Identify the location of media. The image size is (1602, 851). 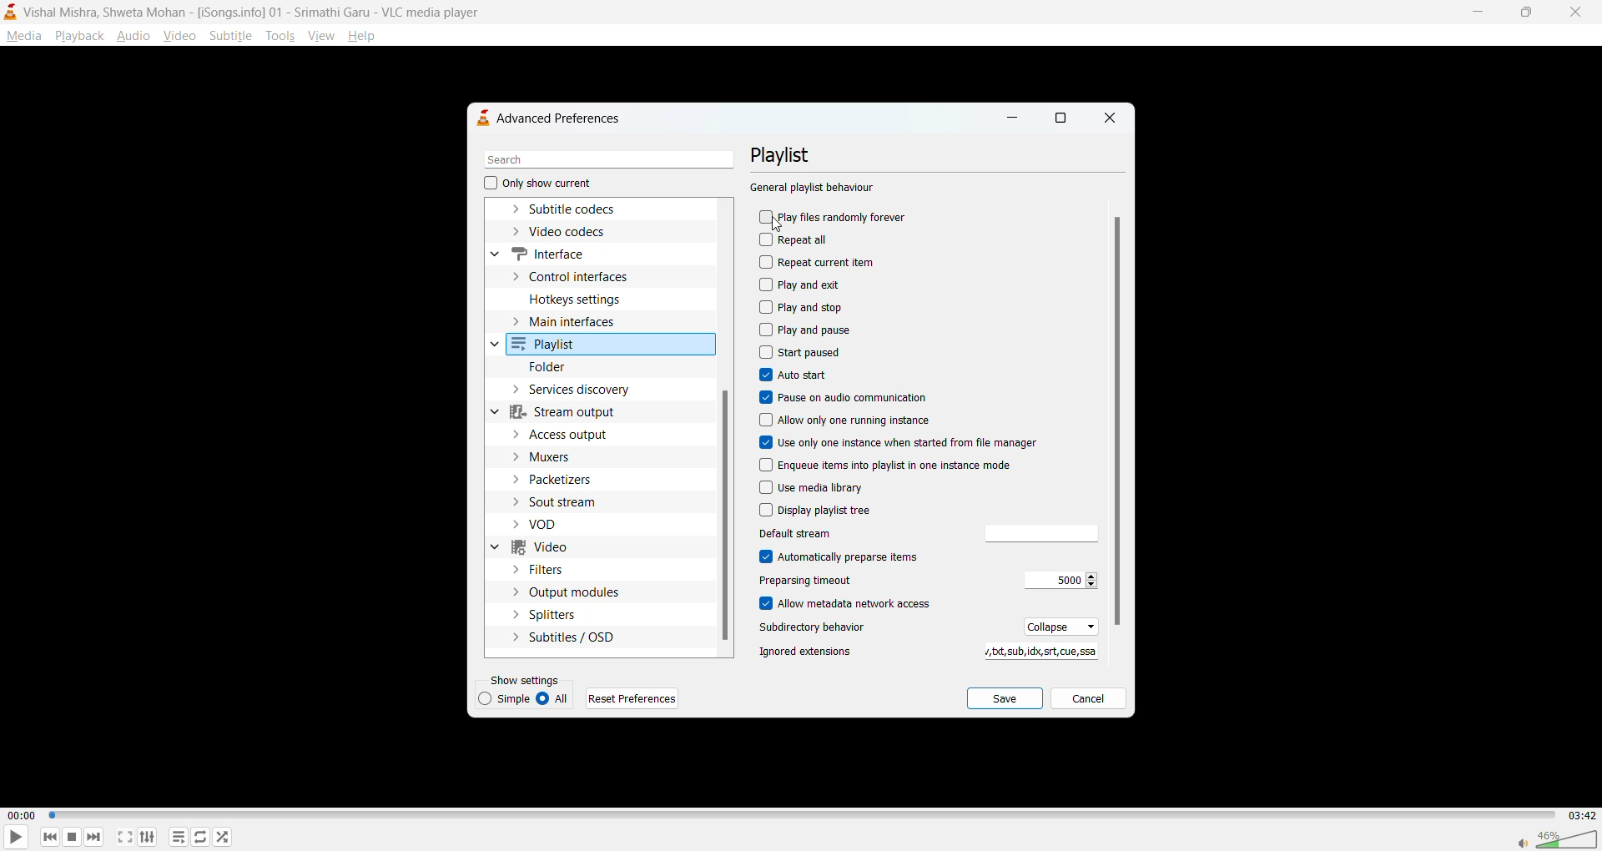
(23, 36).